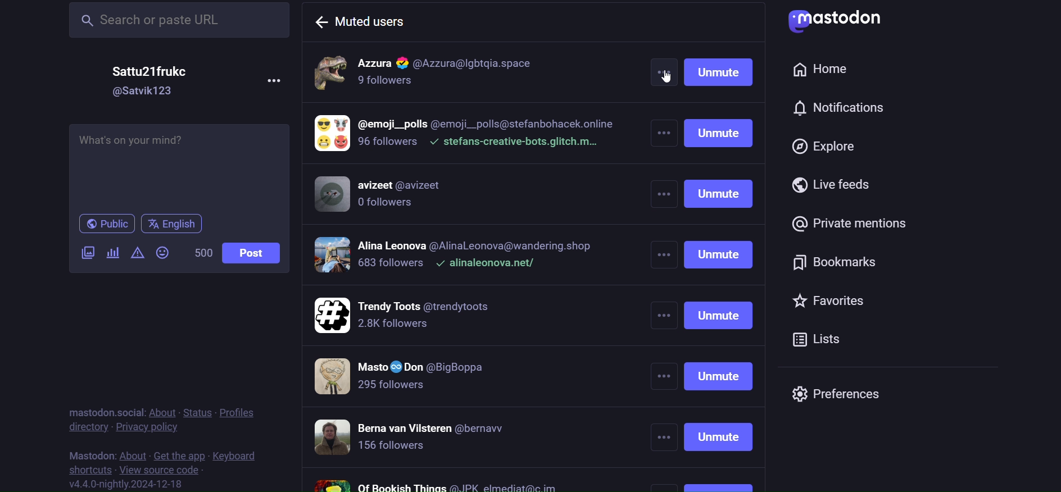 The height and width of the screenshot is (492, 1061). What do you see at coordinates (106, 225) in the screenshot?
I see `public` at bounding box center [106, 225].